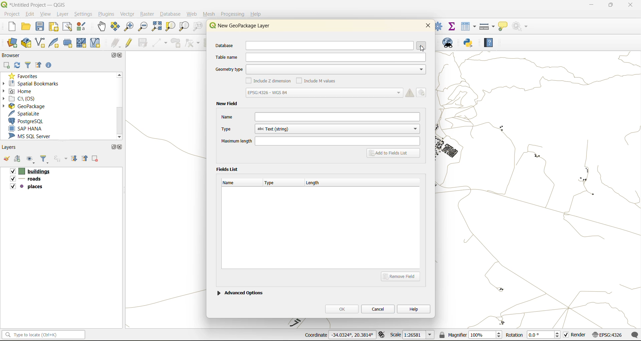 This screenshot has width=641, height=341. Describe the element at coordinates (403, 276) in the screenshot. I see `remove field` at that location.